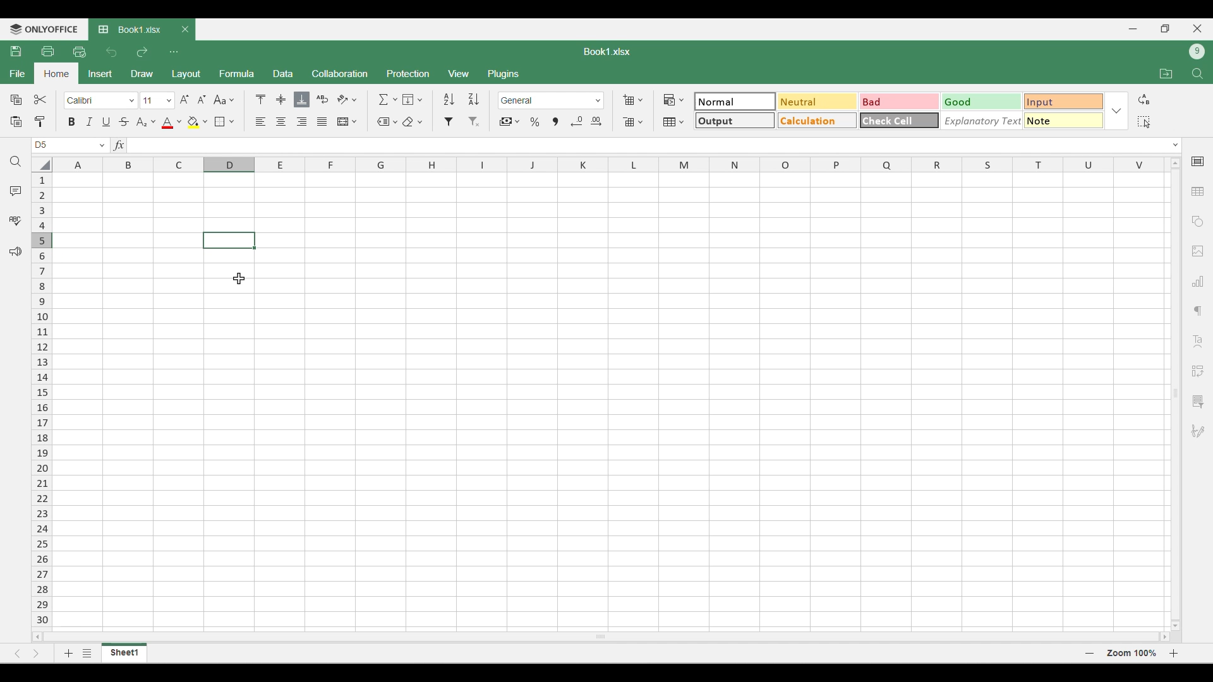 The width and height of the screenshot is (1213, 682). What do you see at coordinates (1198, 341) in the screenshot?
I see `Text alignment` at bounding box center [1198, 341].